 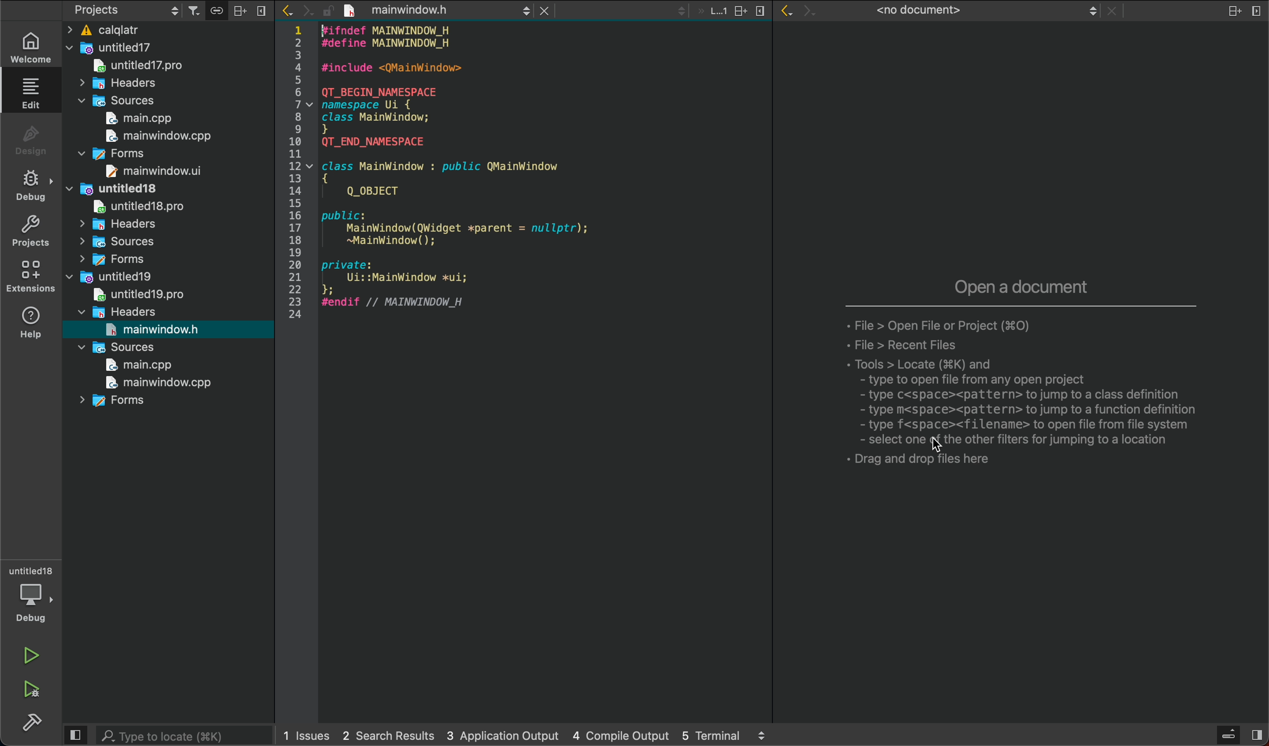 I want to click on untitled18pro, so click(x=145, y=209).